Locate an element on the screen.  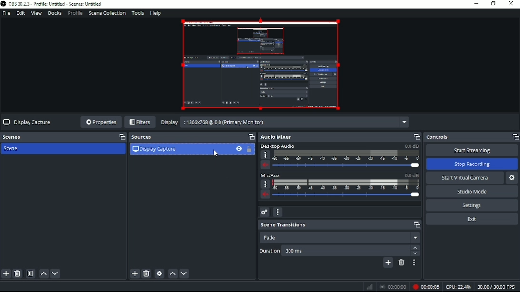
Stop recording is located at coordinates (472, 164).